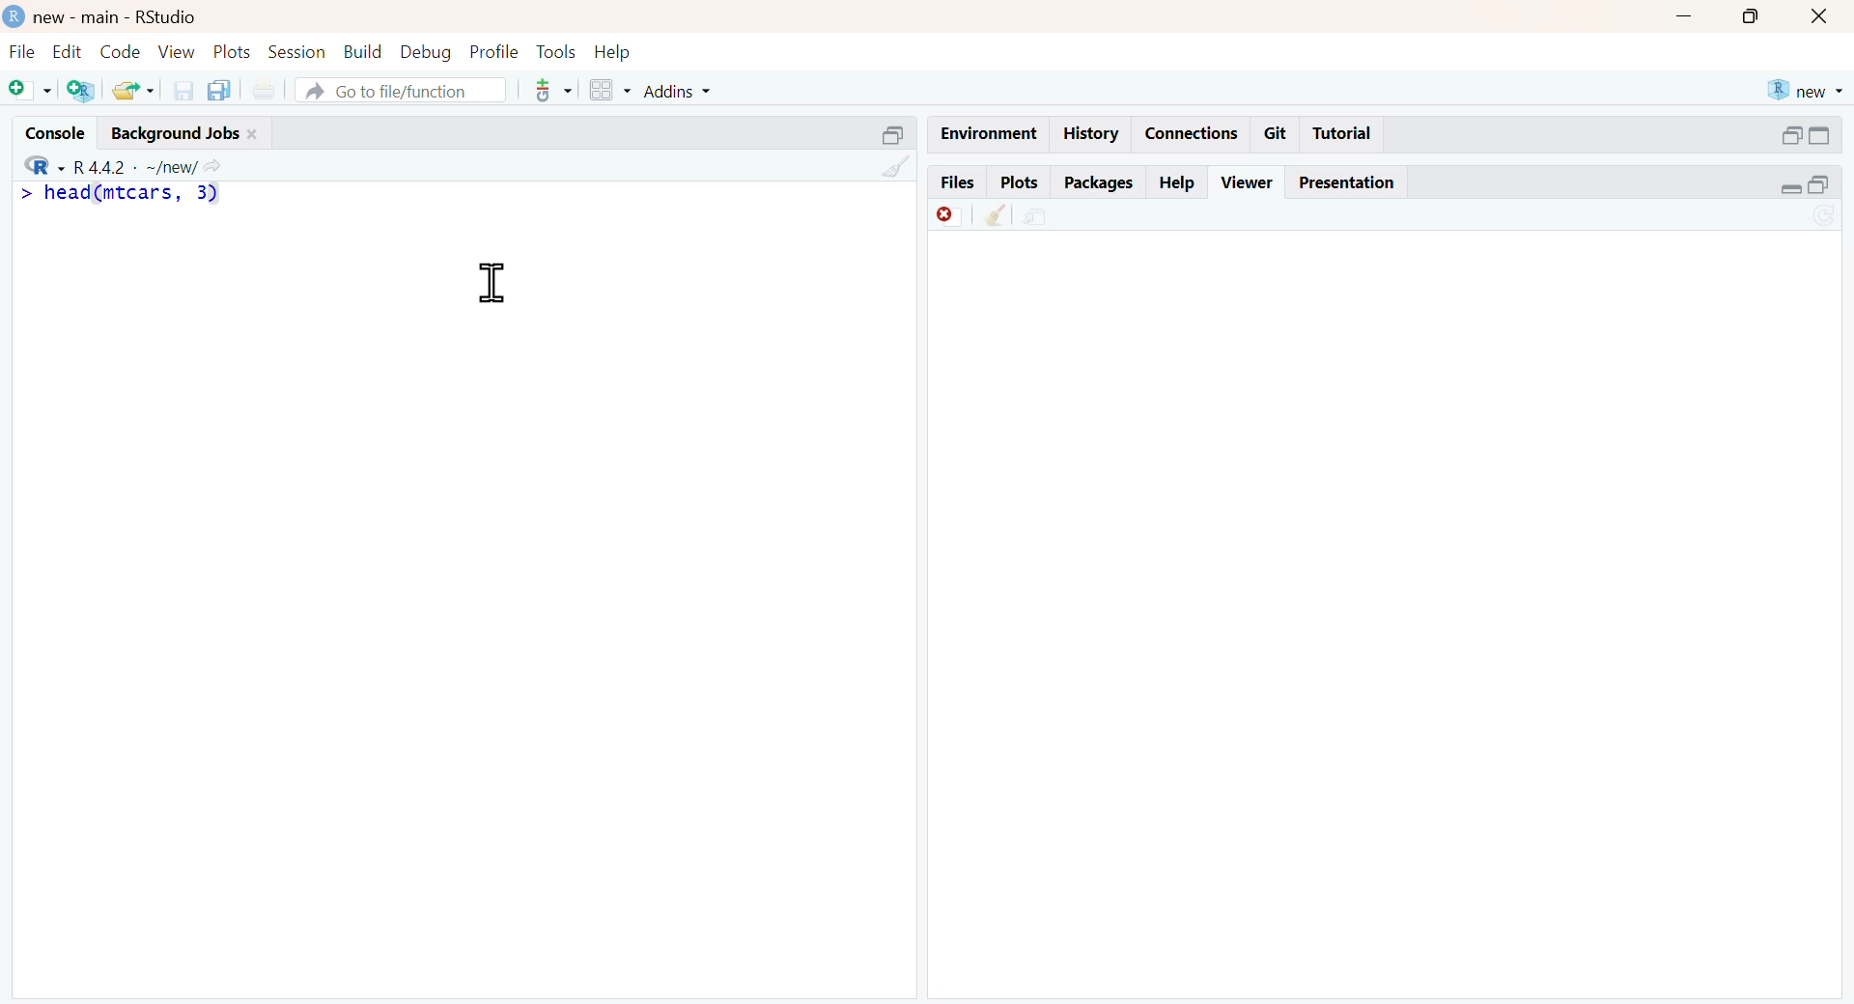 This screenshot has width=1854, height=1004. Describe the element at coordinates (134, 89) in the screenshot. I see `Open file` at that location.